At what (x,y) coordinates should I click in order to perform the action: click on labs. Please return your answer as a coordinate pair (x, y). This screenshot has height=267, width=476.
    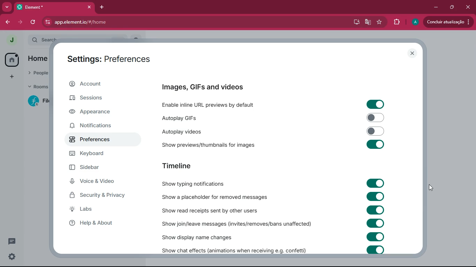
    Looking at the image, I should click on (94, 209).